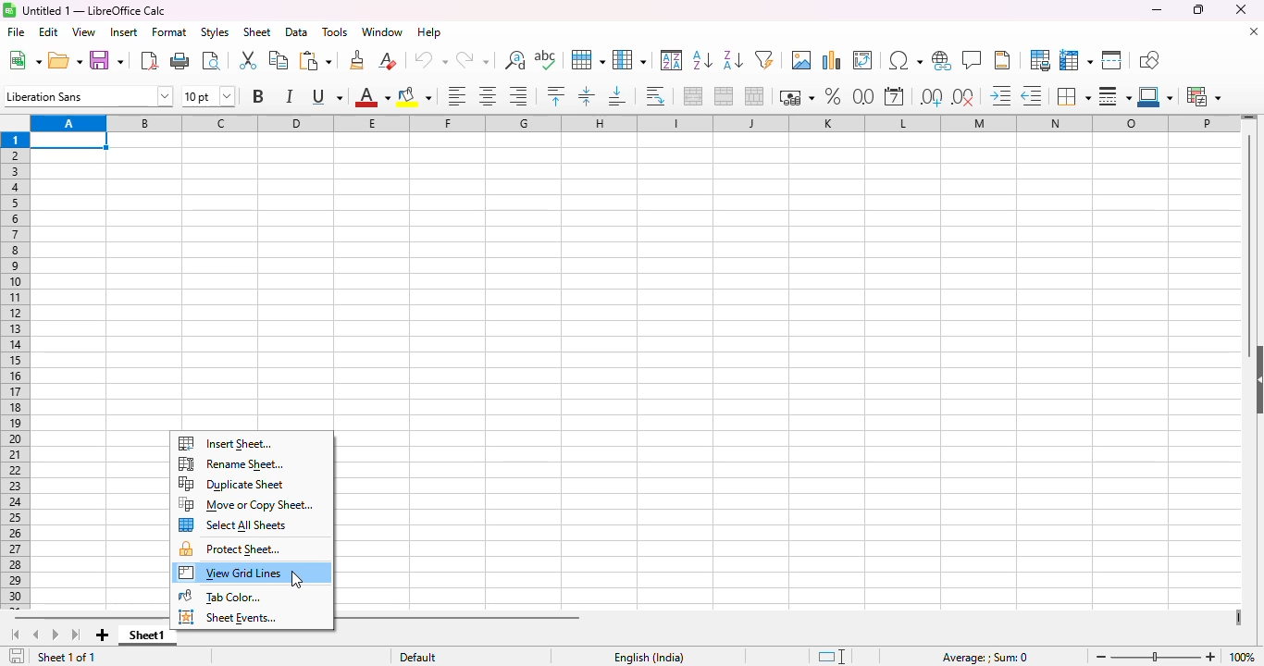  Describe the element at coordinates (964, 96) in the screenshot. I see `delete decimal` at that location.